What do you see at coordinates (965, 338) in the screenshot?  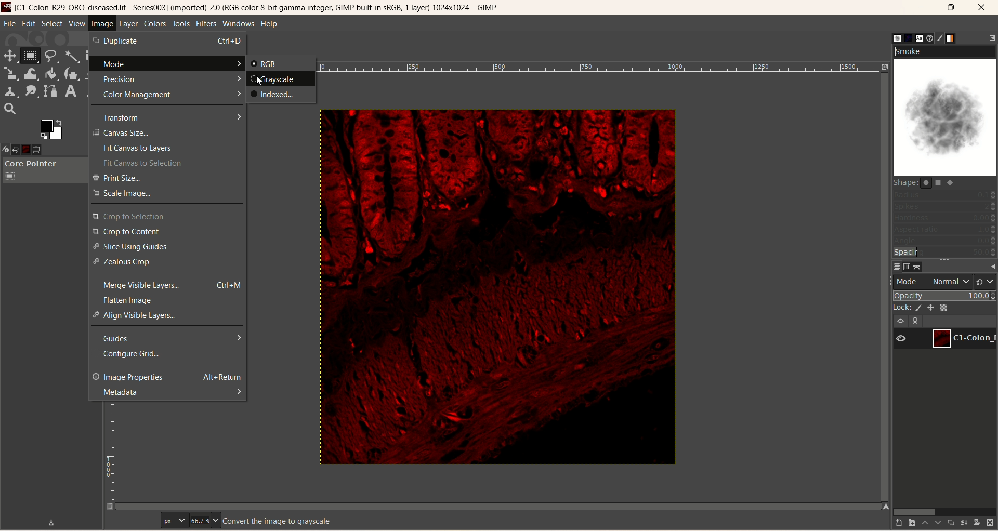 I see `layer1` at bounding box center [965, 338].